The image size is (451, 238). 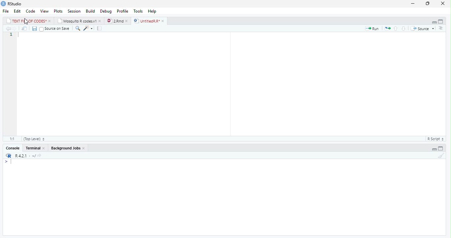 What do you see at coordinates (7, 28) in the screenshot?
I see `Go to previous location` at bounding box center [7, 28].